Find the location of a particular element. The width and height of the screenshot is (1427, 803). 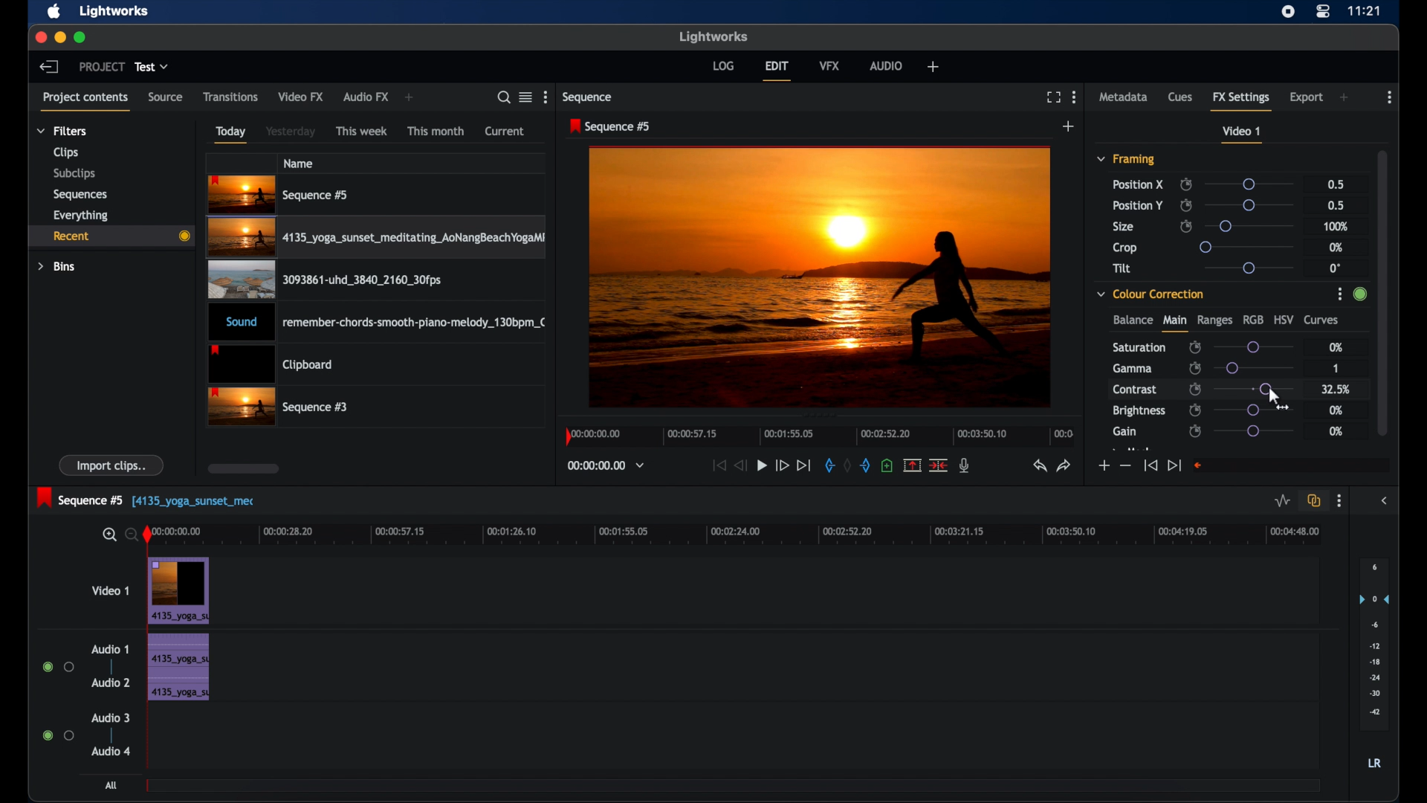

decrement is located at coordinates (1125, 466).